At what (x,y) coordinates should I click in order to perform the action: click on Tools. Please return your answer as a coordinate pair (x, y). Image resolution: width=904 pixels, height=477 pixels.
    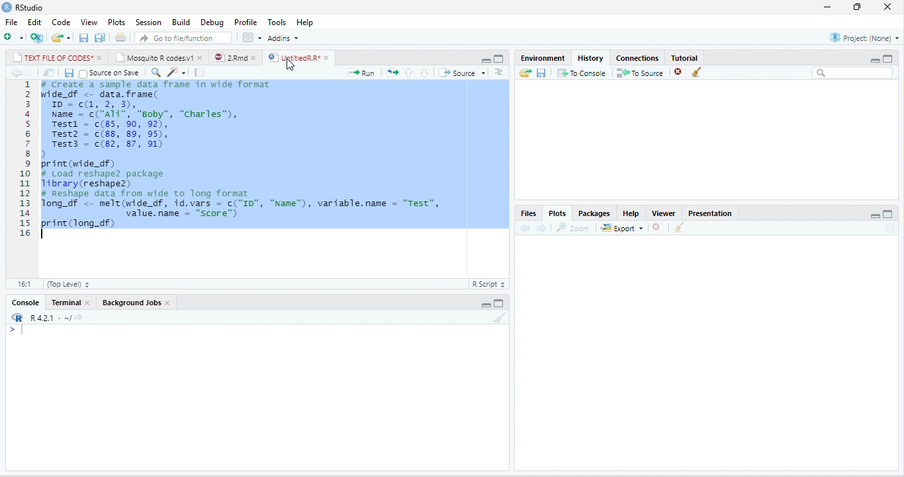
    Looking at the image, I should click on (277, 23).